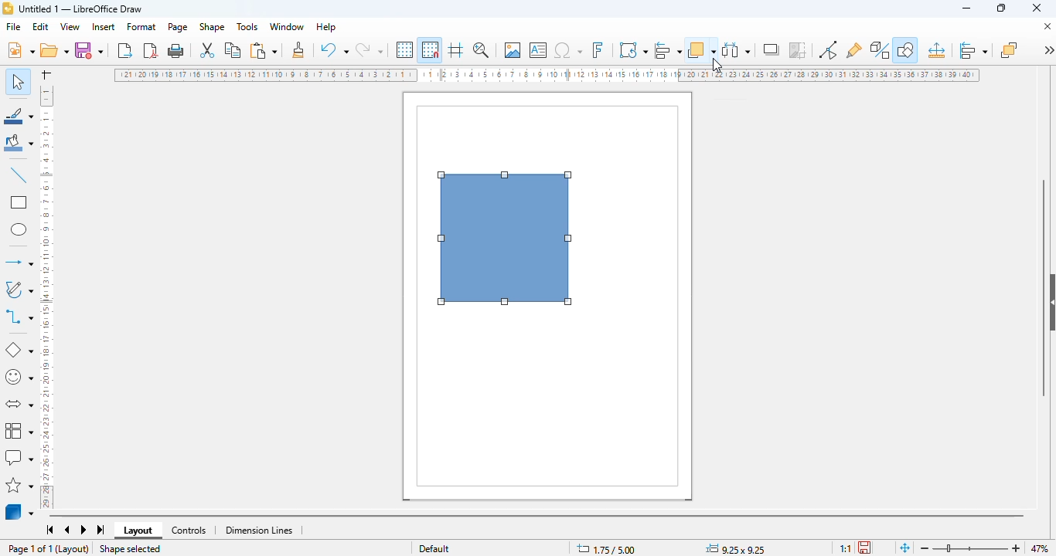 This screenshot has width=1056, height=556. I want to click on connectors, so click(19, 317).